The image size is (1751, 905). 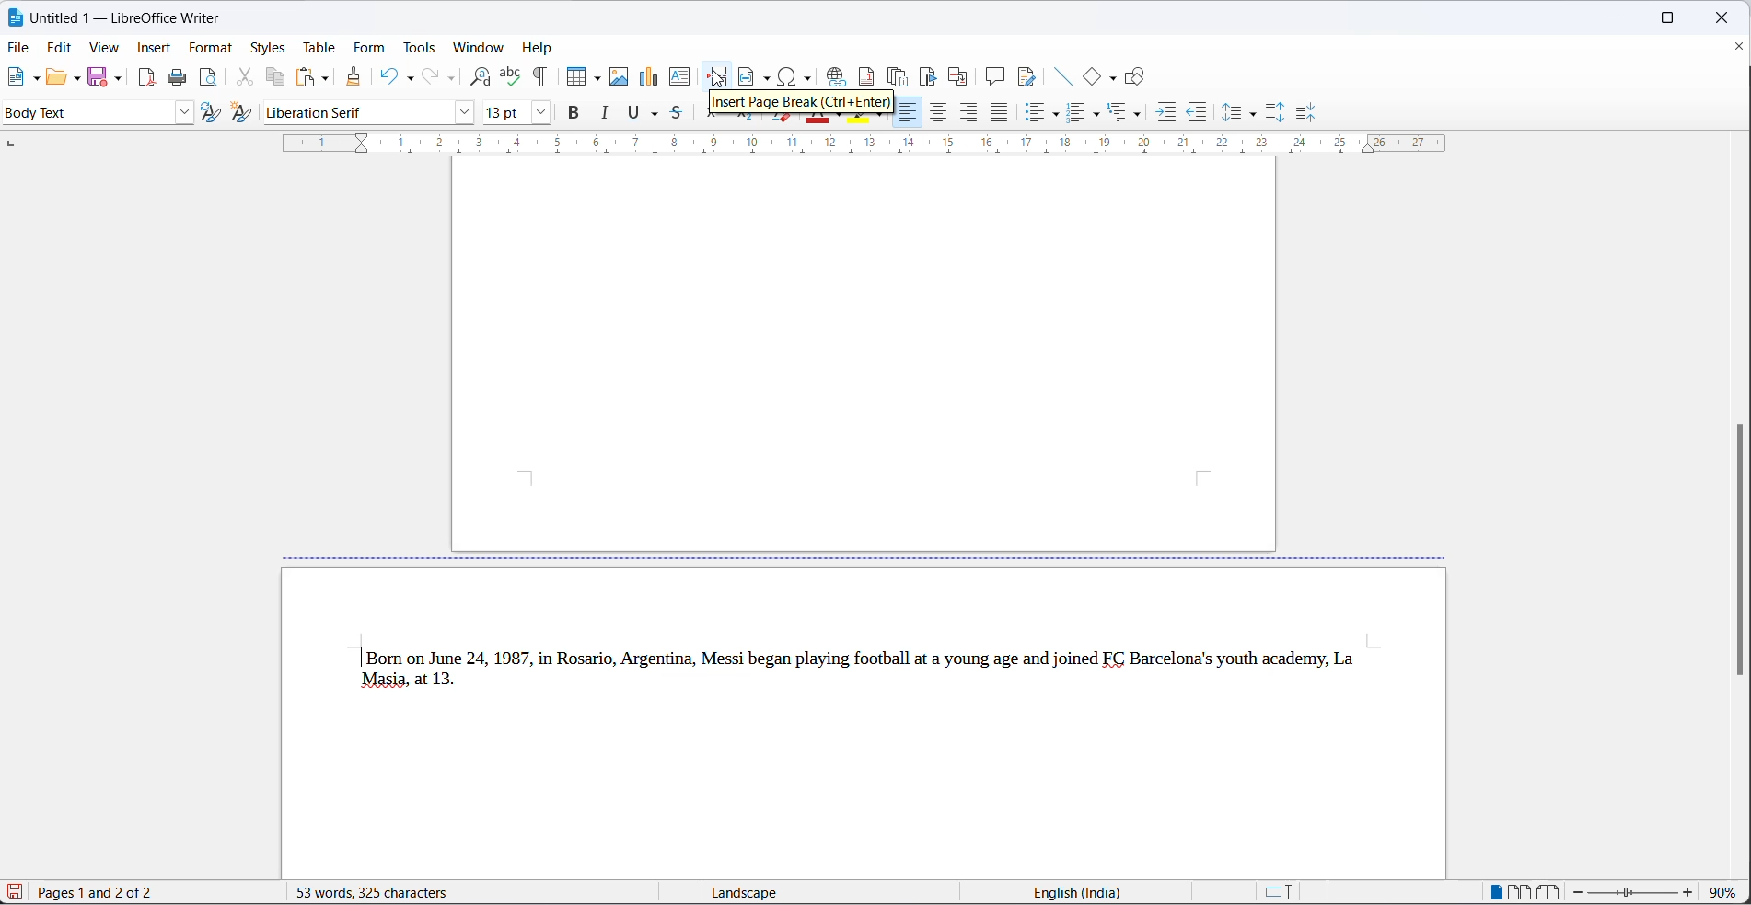 I want to click on justified, so click(x=1001, y=112).